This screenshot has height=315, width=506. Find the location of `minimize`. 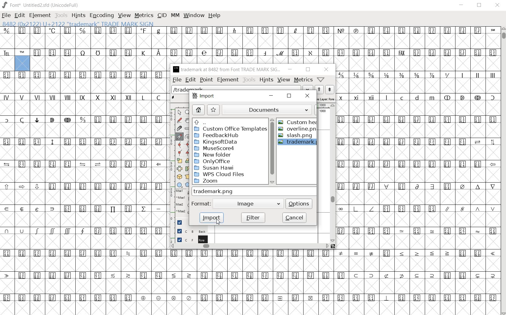

minimize is located at coordinates (290, 69).